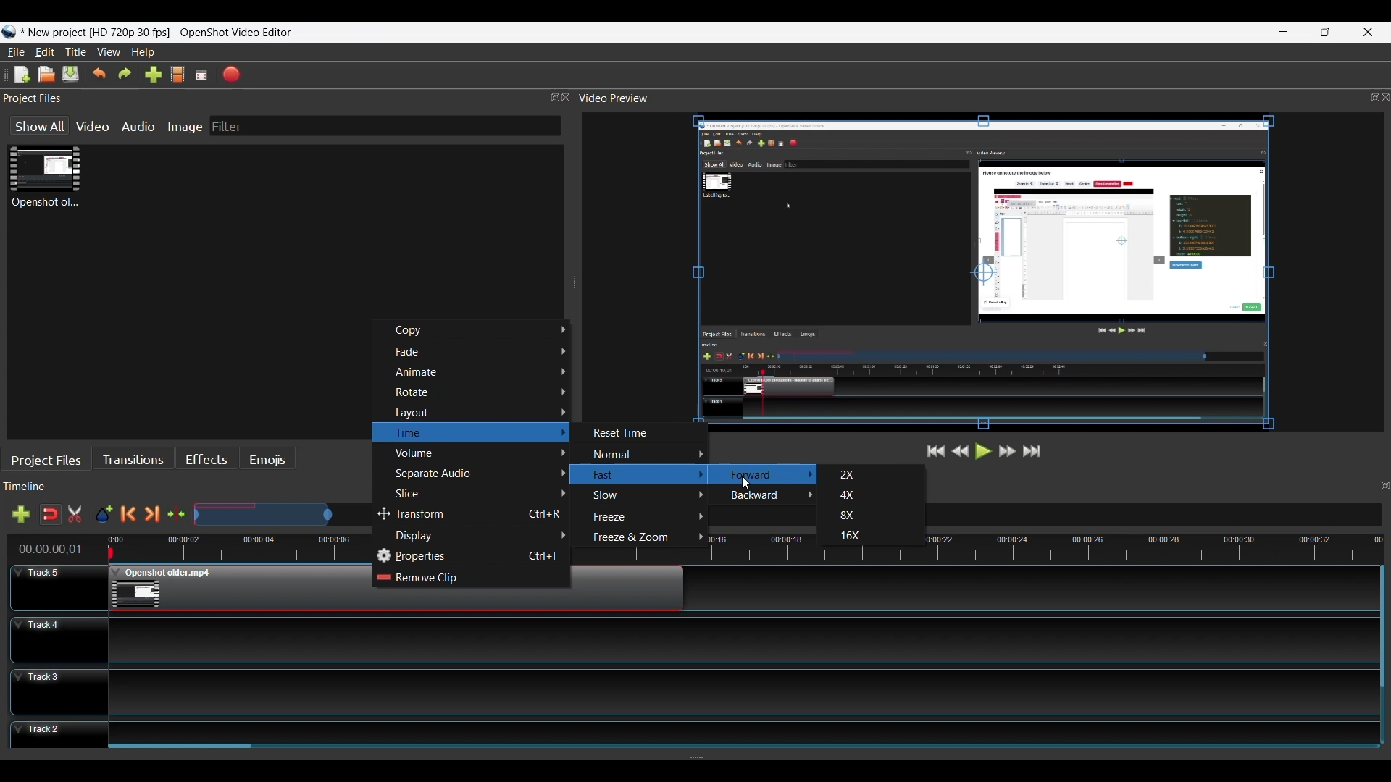 Image resolution: width=1391 pixels, height=782 pixels. Describe the element at coordinates (9, 33) in the screenshot. I see `Openshot Desktop icon` at that location.